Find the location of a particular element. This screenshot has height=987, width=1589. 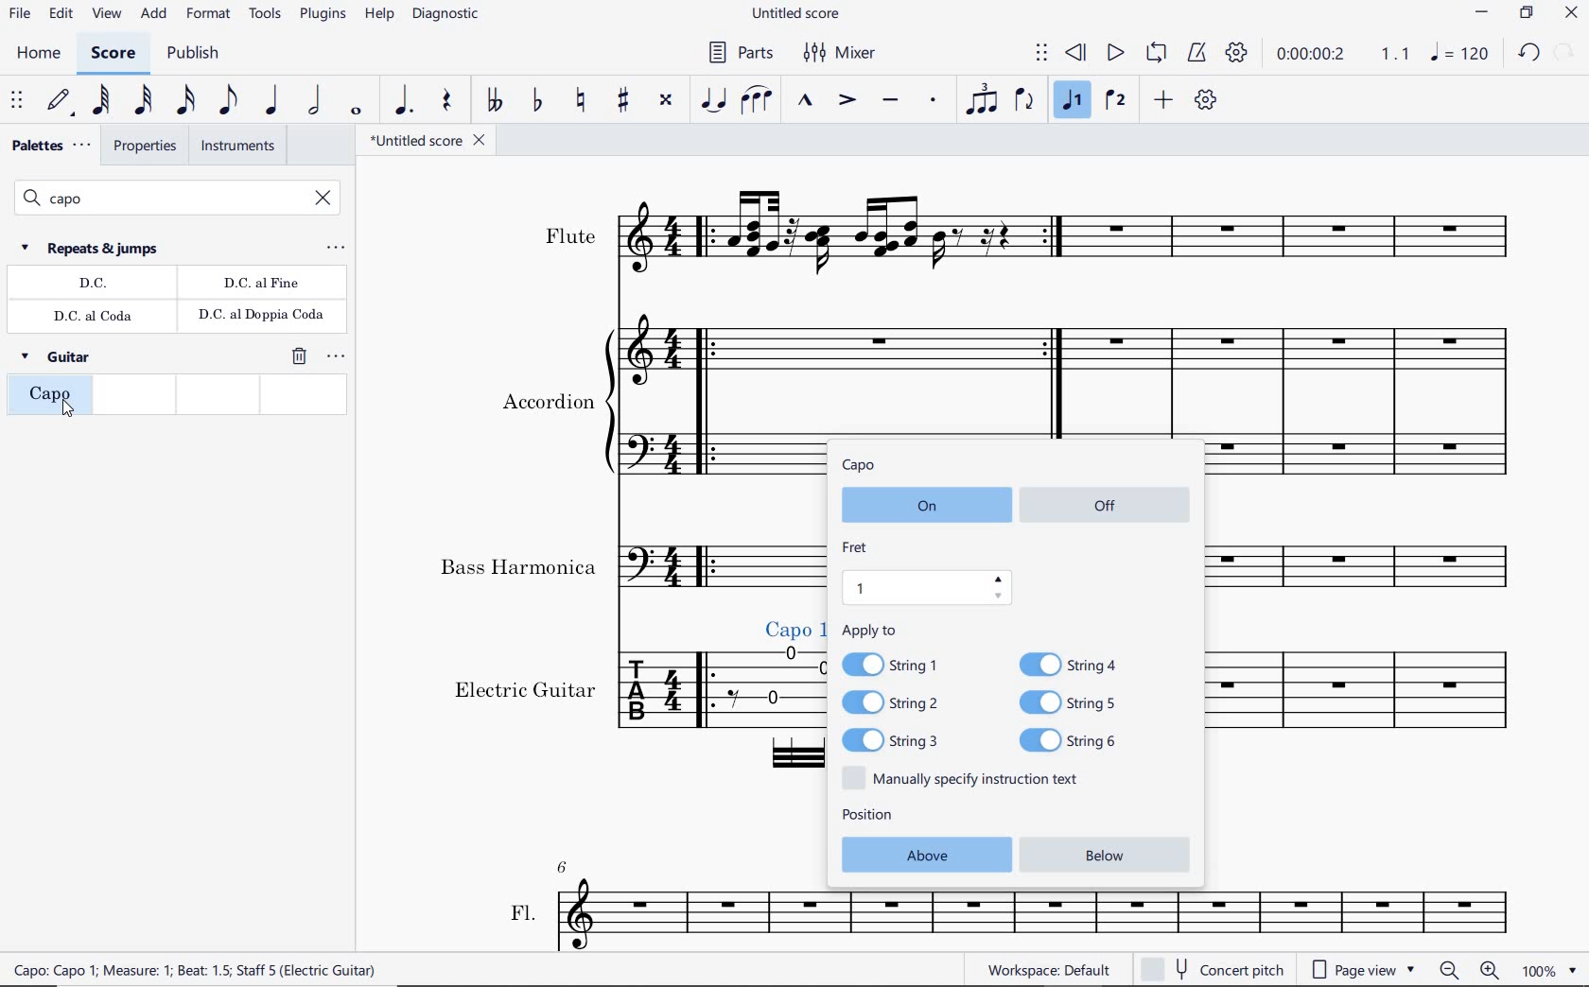

plugins is located at coordinates (321, 15).